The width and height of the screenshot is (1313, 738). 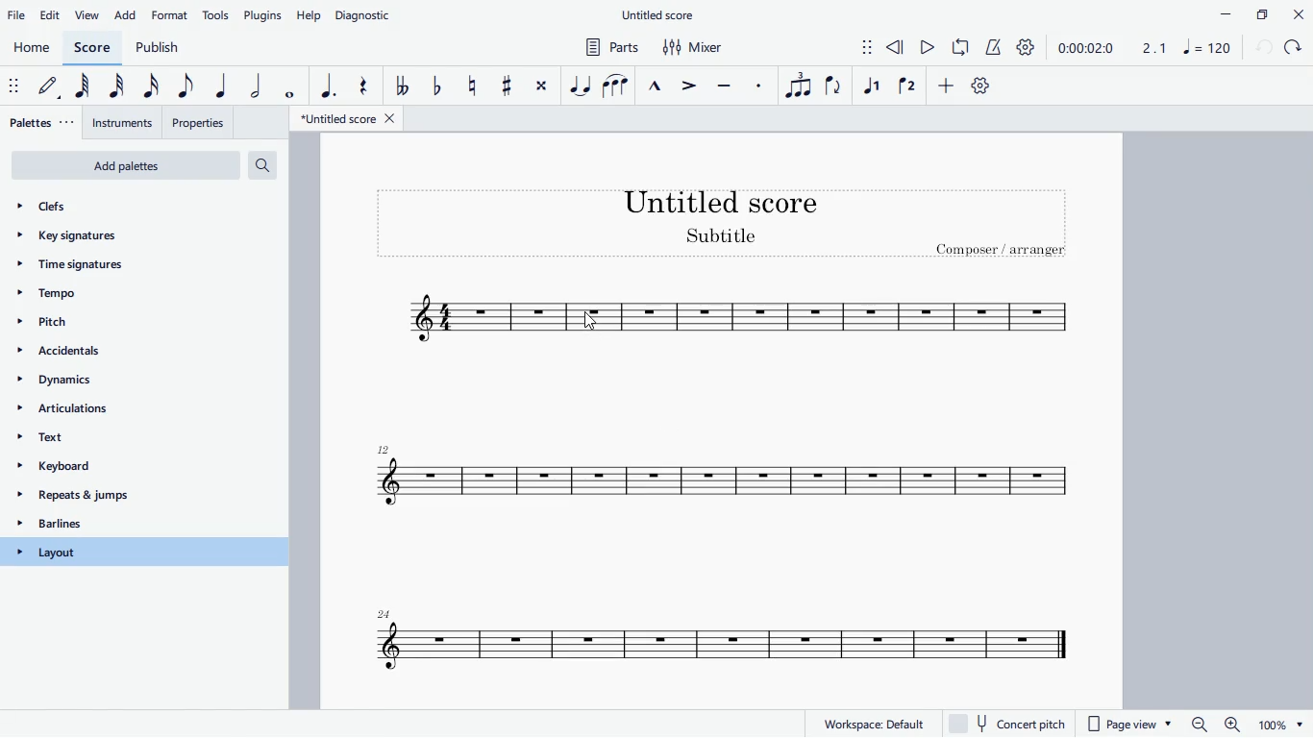 What do you see at coordinates (995, 48) in the screenshot?
I see `metronome` at bounding box center [995, 48].